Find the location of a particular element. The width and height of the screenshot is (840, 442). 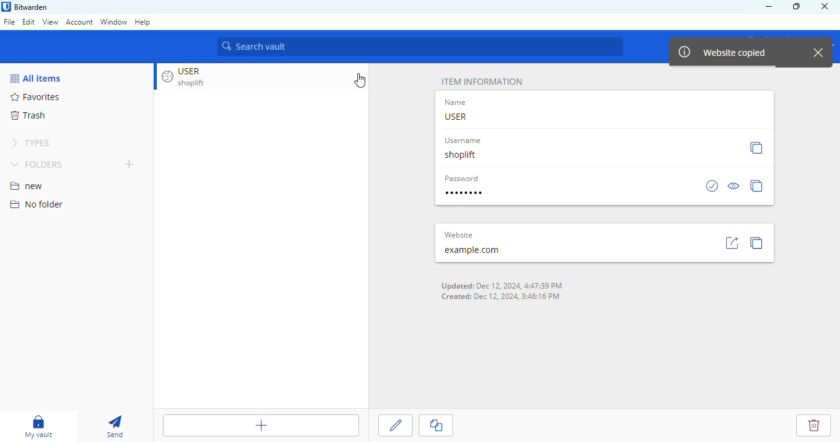

logo is located at coordinates (6, 7).